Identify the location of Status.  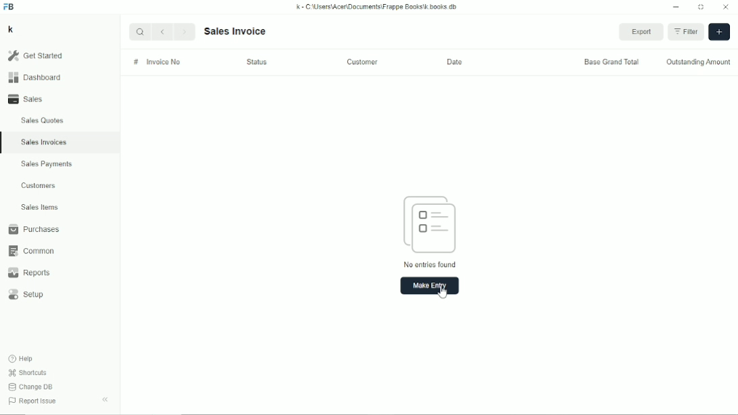
(256, 62).